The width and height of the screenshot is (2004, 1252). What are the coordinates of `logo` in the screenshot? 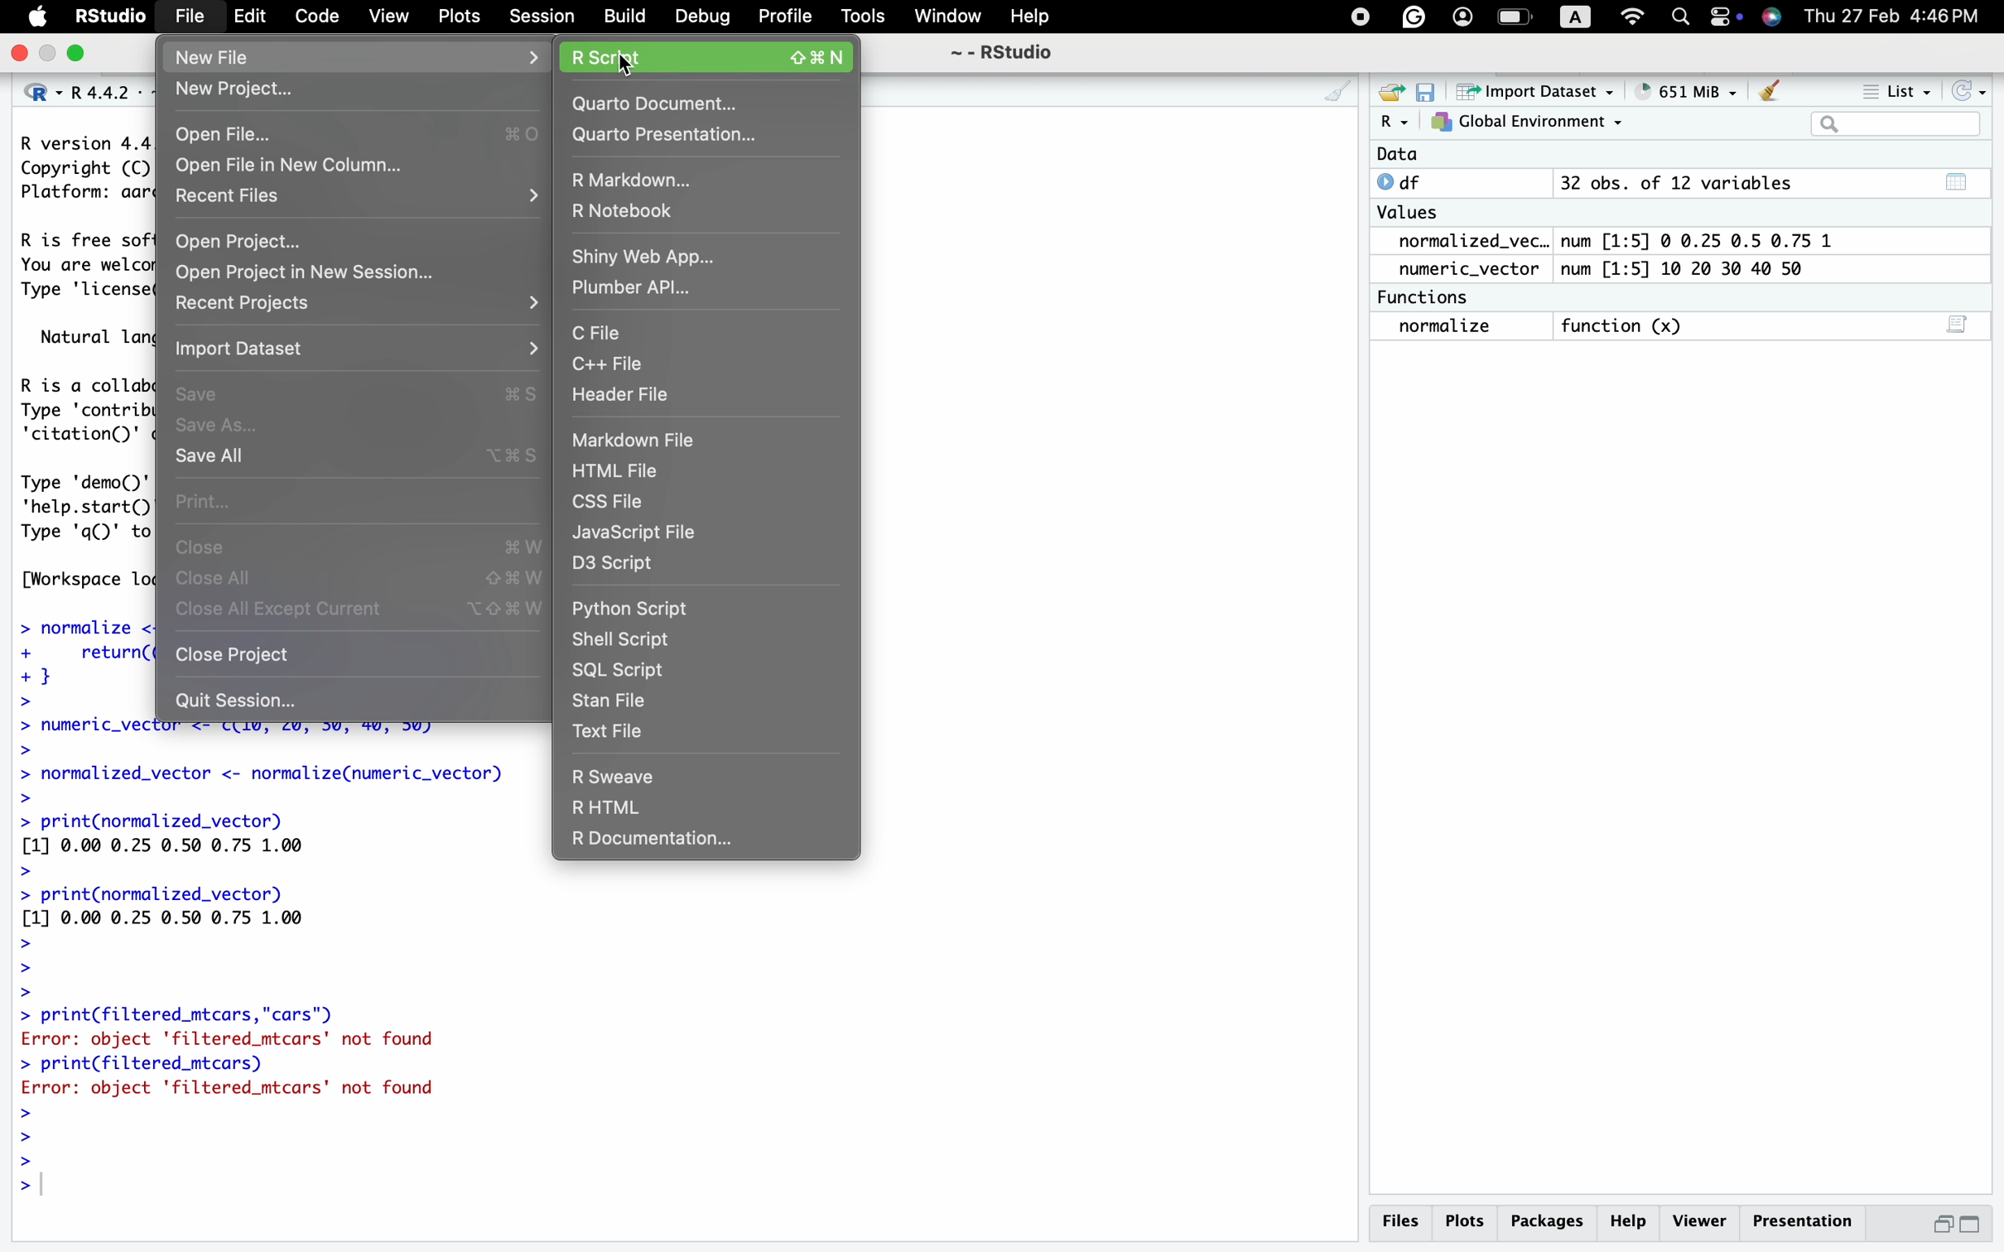 It's located at (37, 17).